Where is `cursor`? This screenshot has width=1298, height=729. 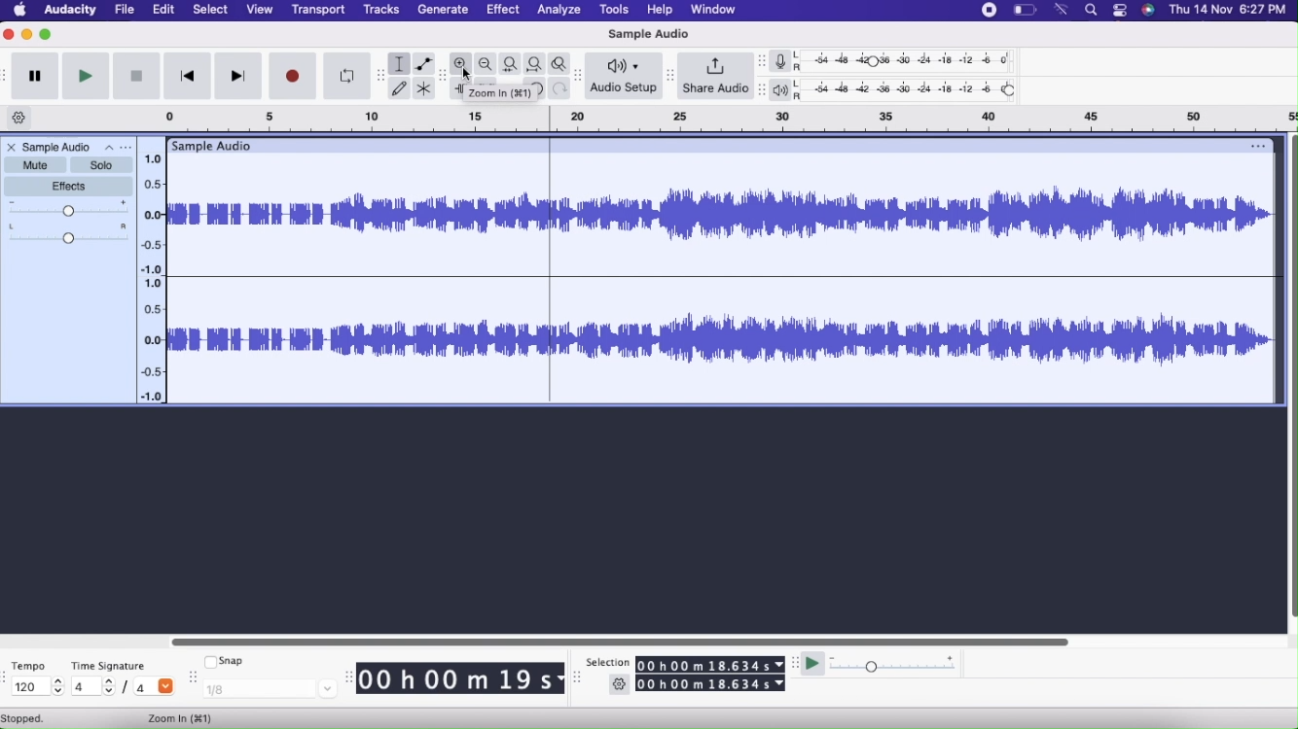 cursor is located at coordinates (467, 75).